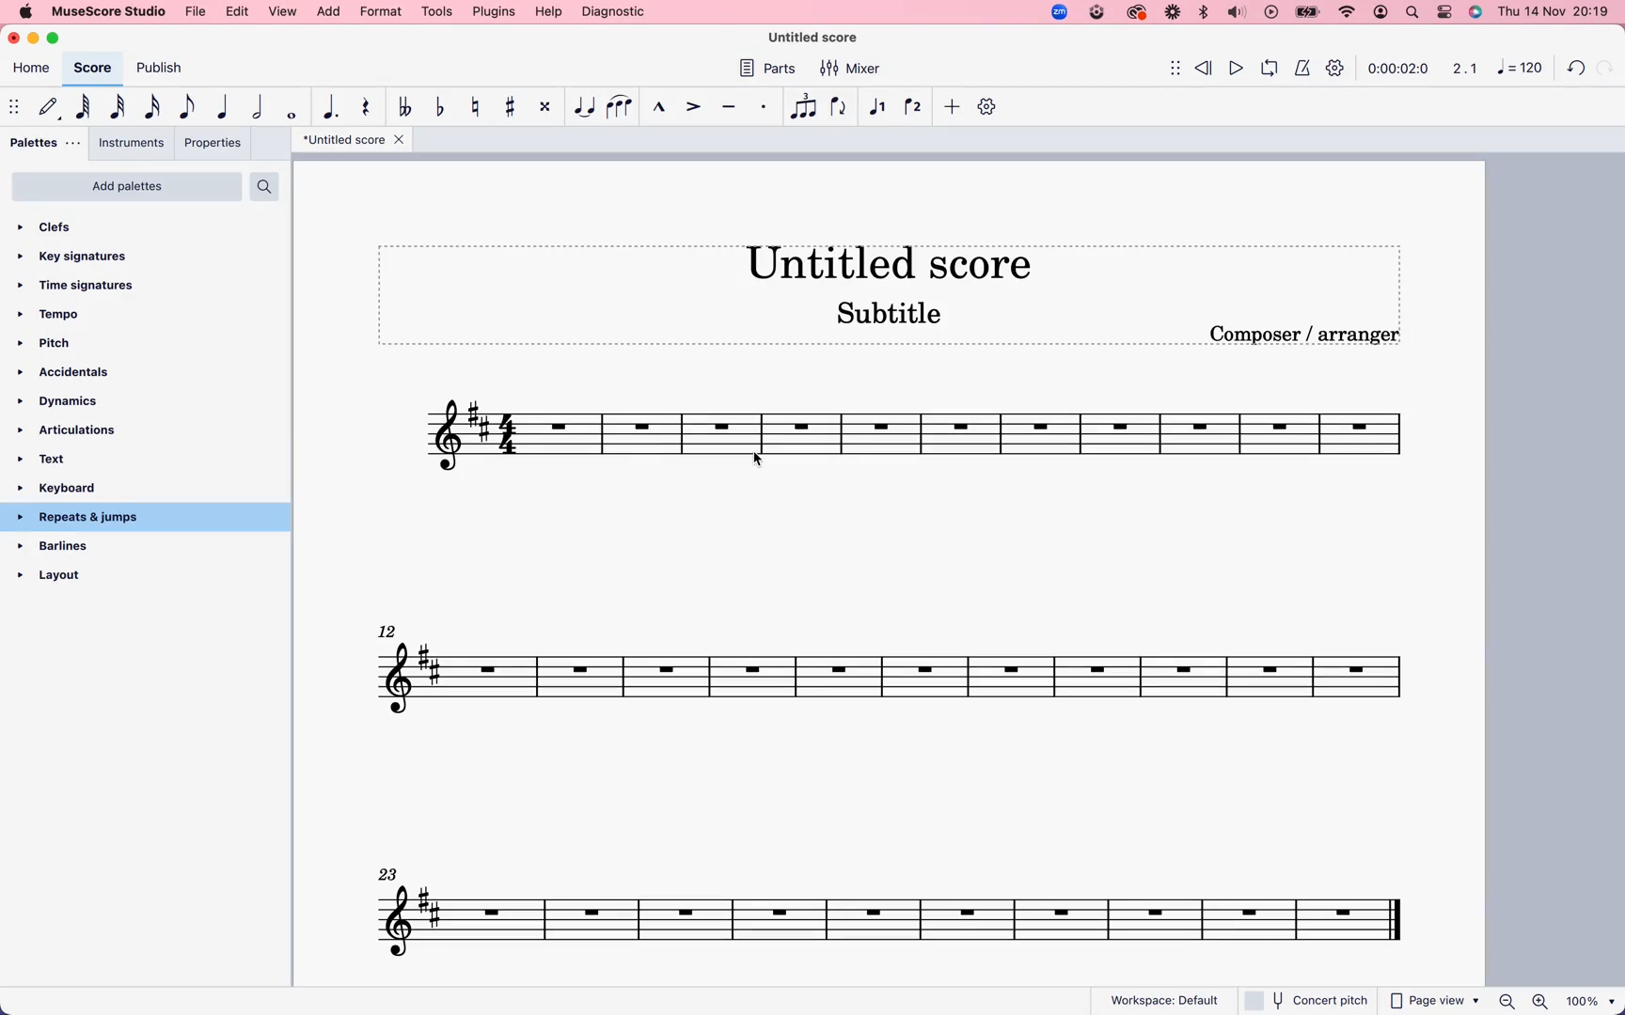 This screenshot has width=1625, height=1015. Describe the element at coordinates (1307, 13) in the screenshot. I see `battery` at that location.